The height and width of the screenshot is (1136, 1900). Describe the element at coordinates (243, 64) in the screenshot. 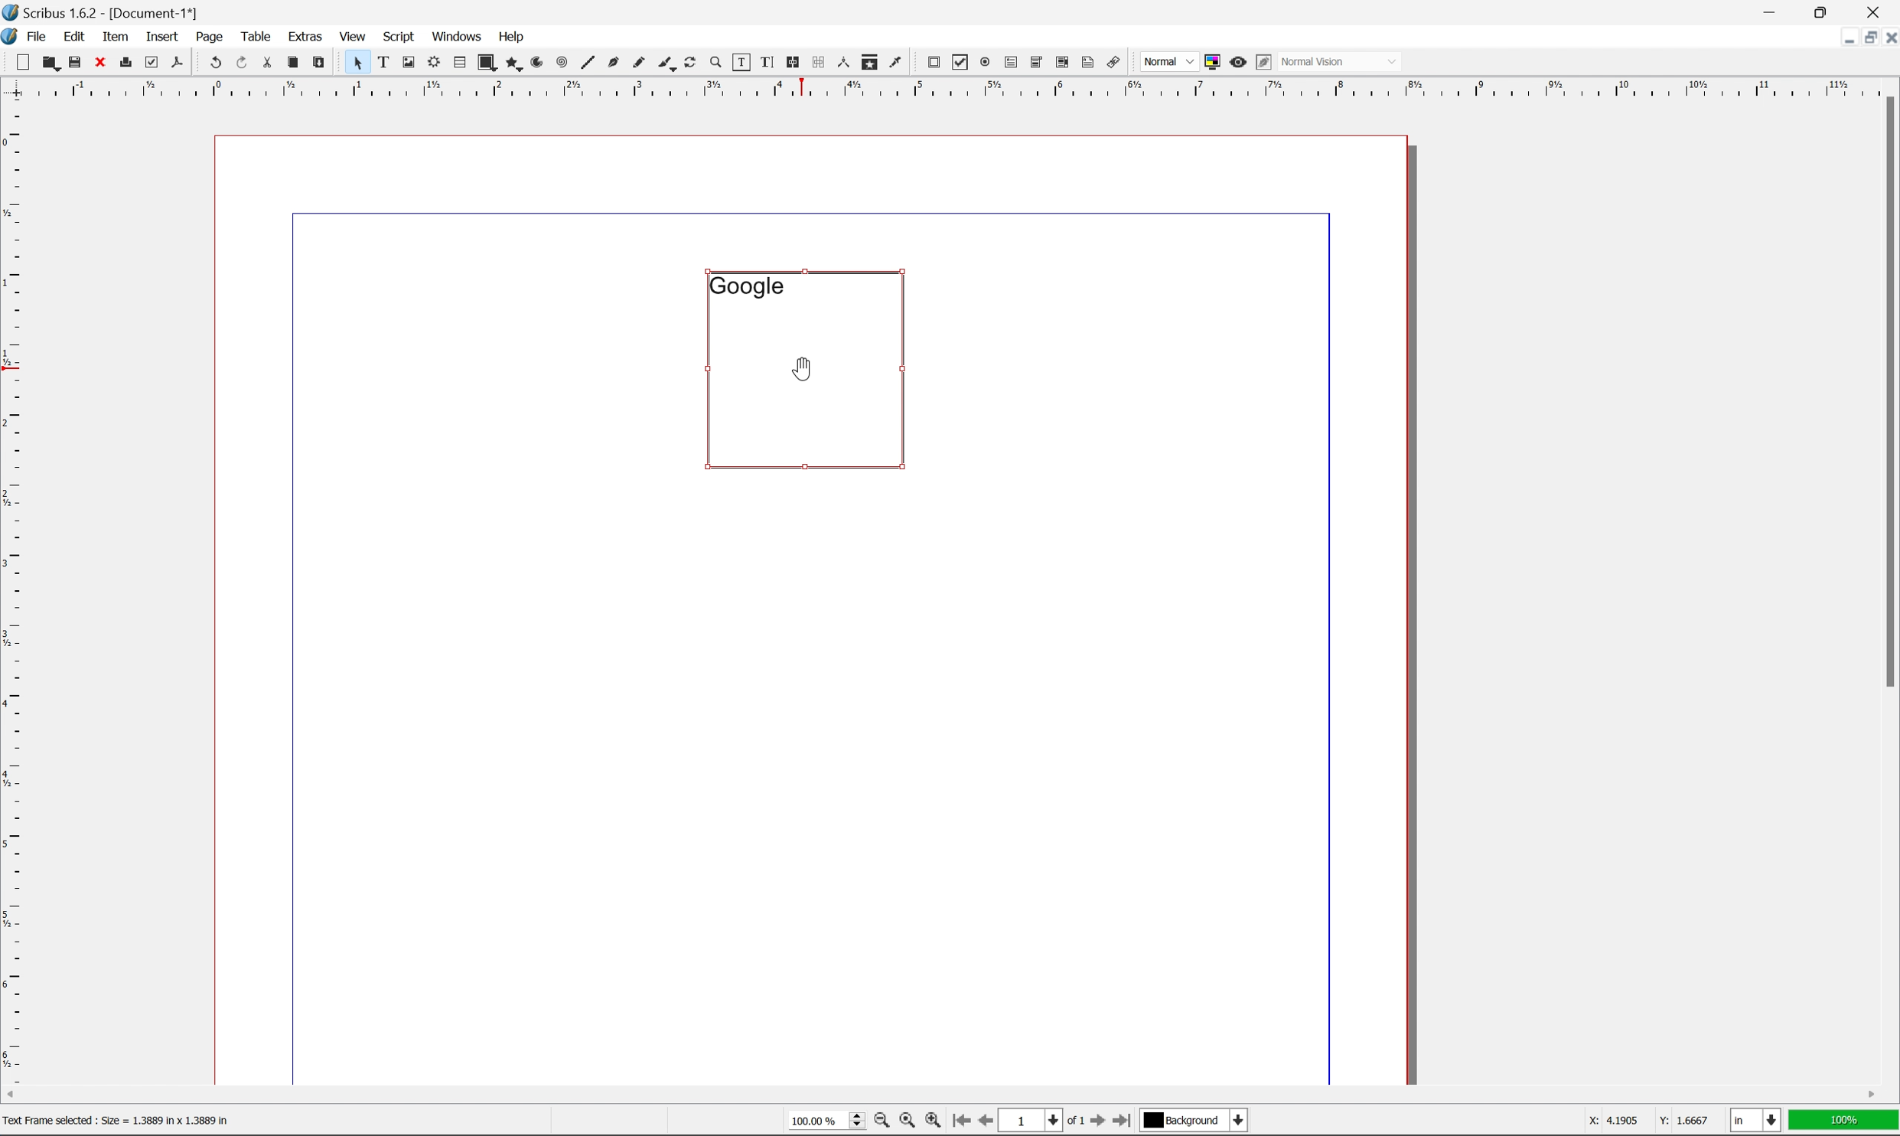

I see `redo` at that location.